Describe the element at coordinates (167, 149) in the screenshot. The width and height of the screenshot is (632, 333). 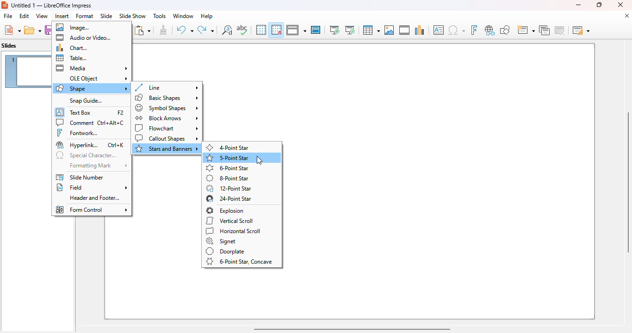
I see `stars and banners` at that location.